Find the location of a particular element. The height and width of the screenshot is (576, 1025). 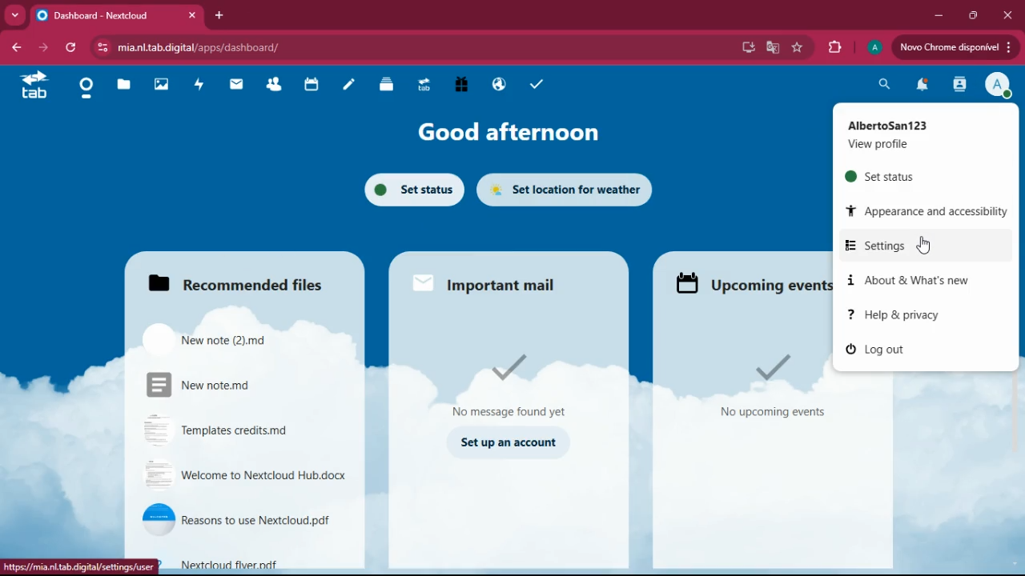

files is located at coordinates (388, 86).